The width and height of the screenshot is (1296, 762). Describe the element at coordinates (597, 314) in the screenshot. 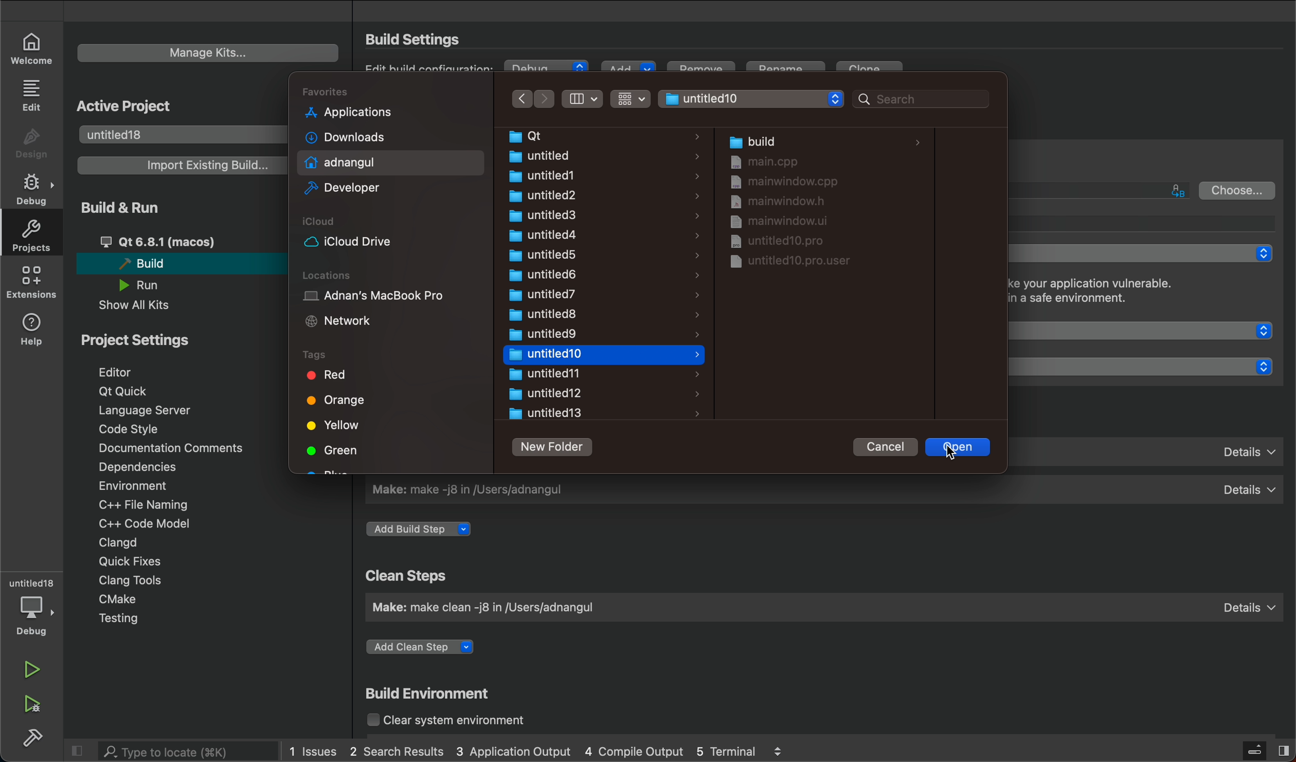

I see `untitled8` at that location.